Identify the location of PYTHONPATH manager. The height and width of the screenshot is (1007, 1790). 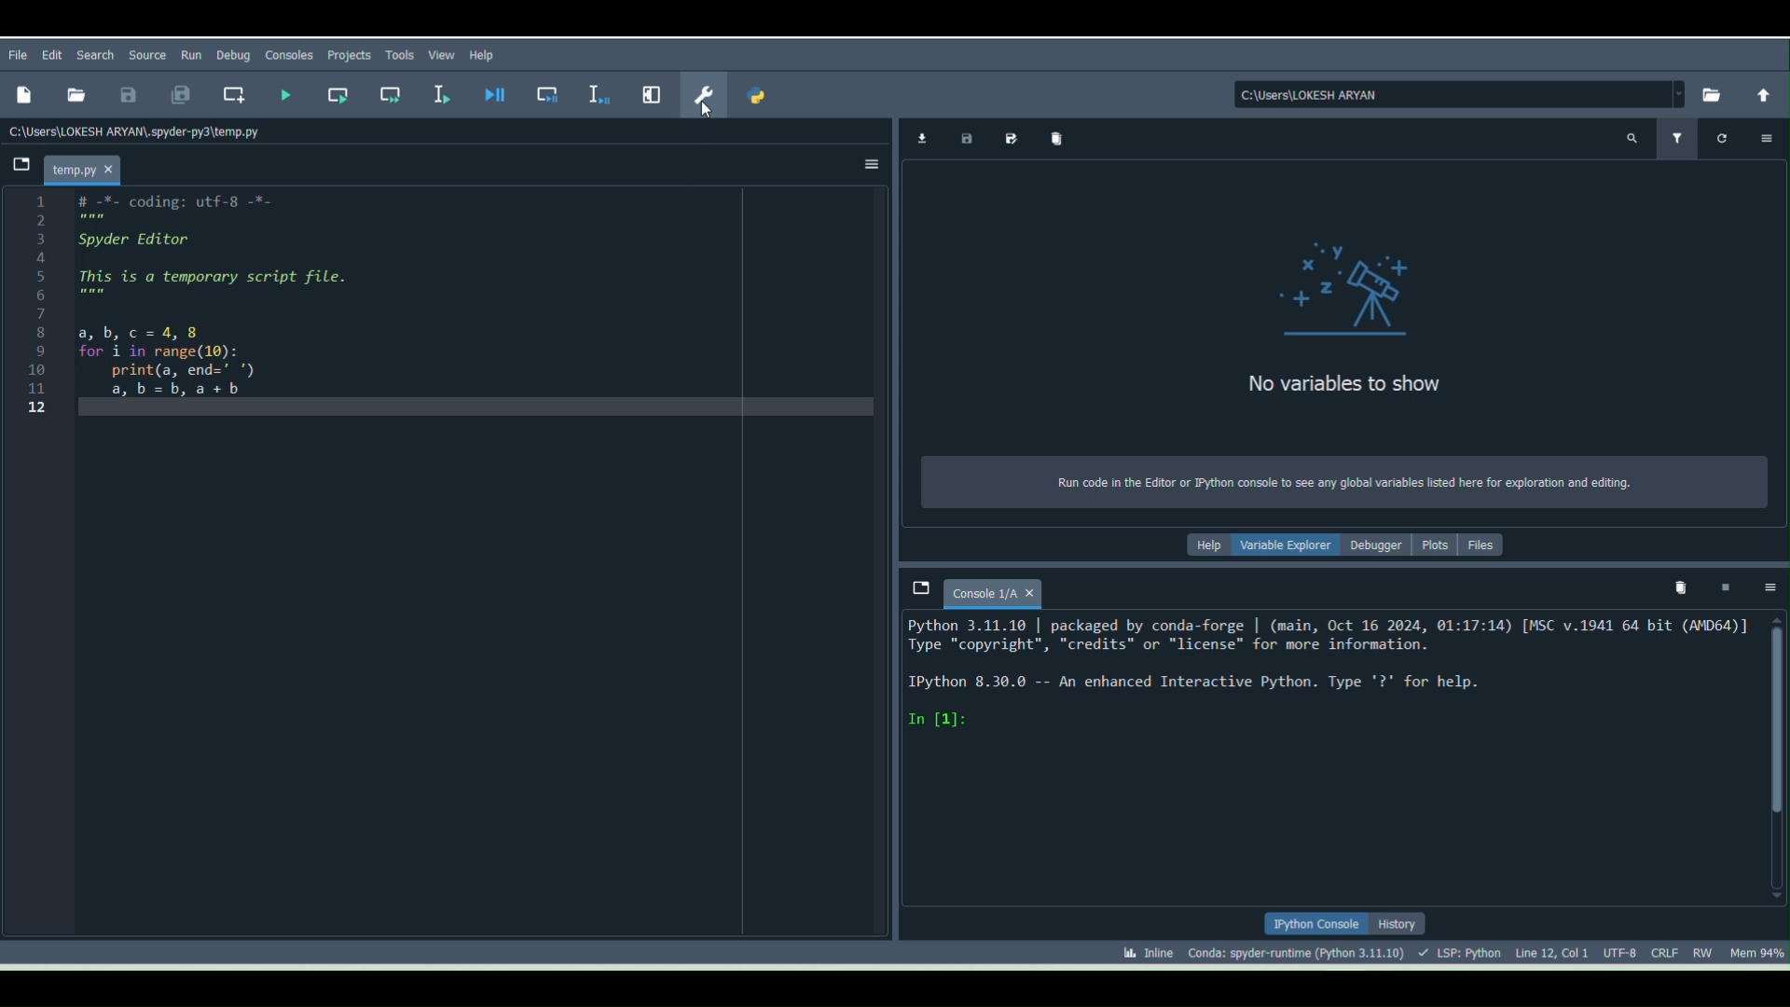
(761, 100).